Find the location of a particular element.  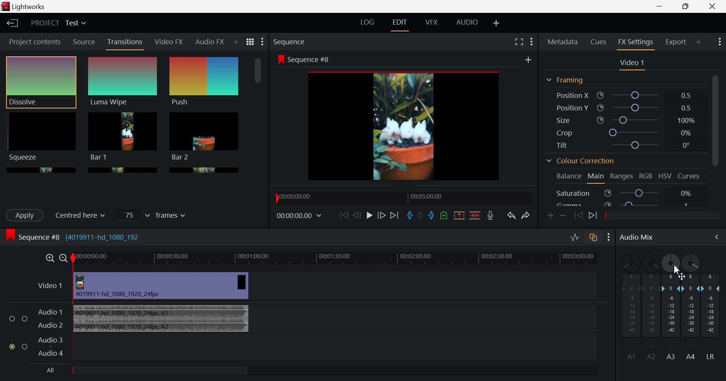

Go Back is located at coordinates (356, 216).